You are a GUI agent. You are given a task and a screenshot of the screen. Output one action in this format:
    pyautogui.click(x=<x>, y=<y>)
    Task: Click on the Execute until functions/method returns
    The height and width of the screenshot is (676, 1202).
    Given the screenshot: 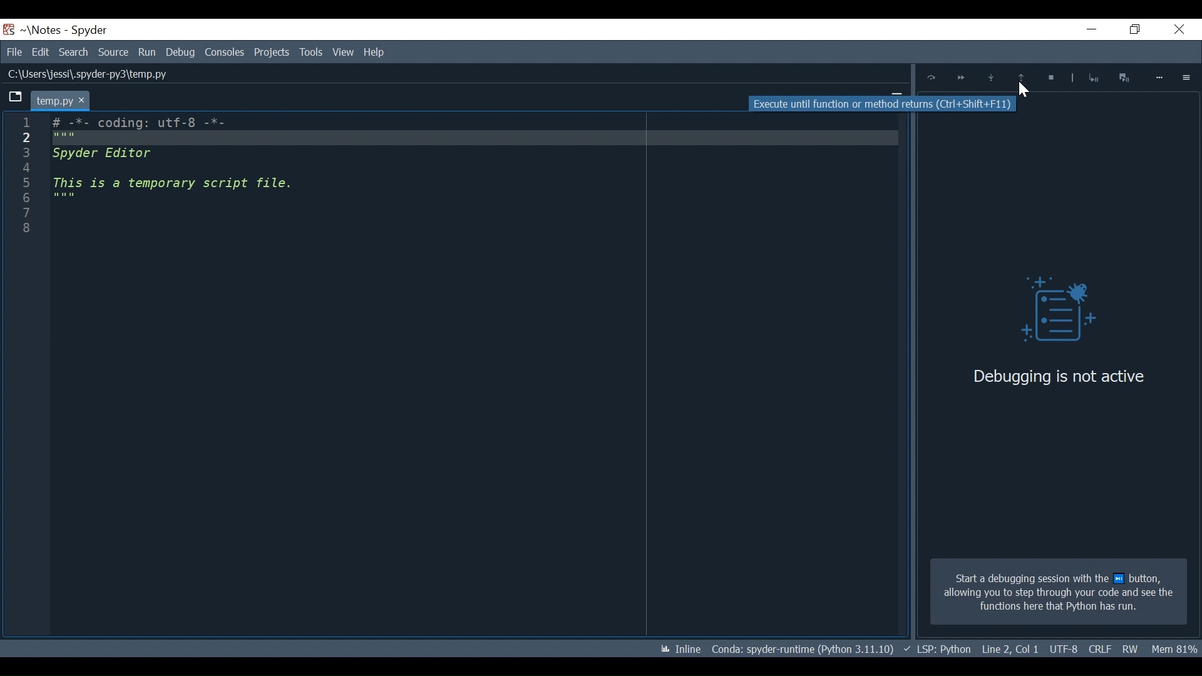 What is the action you would take?
    pyautogui.click(x=1022, y=79)
    